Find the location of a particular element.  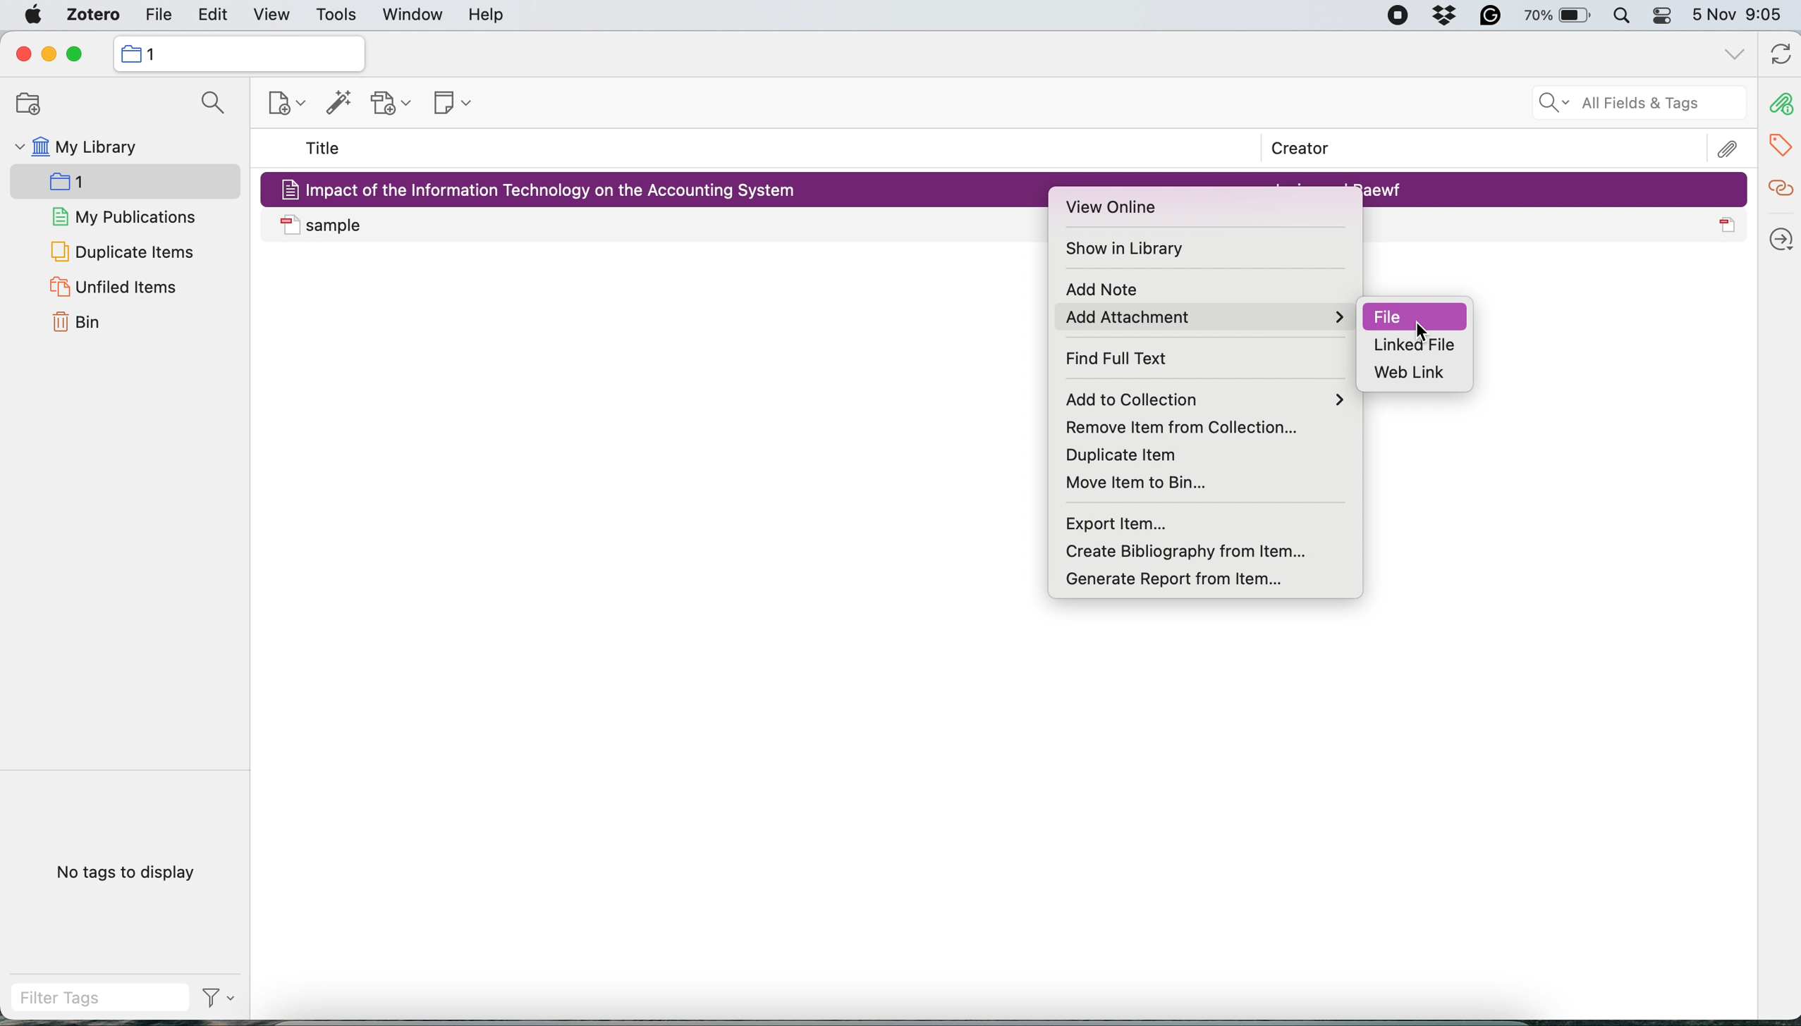

dropbox is located at coordinates (1447, 18).